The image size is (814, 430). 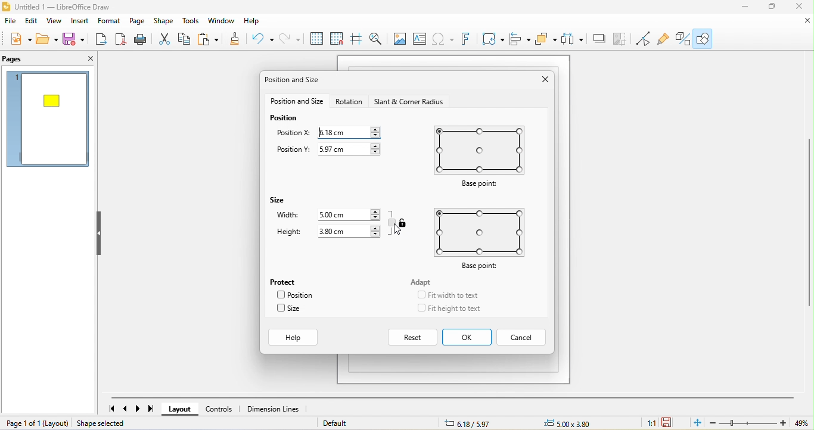 What do you see at coordinates (82, 21) in the screenshot?
I see `insert` at bounding box center [82, 21].